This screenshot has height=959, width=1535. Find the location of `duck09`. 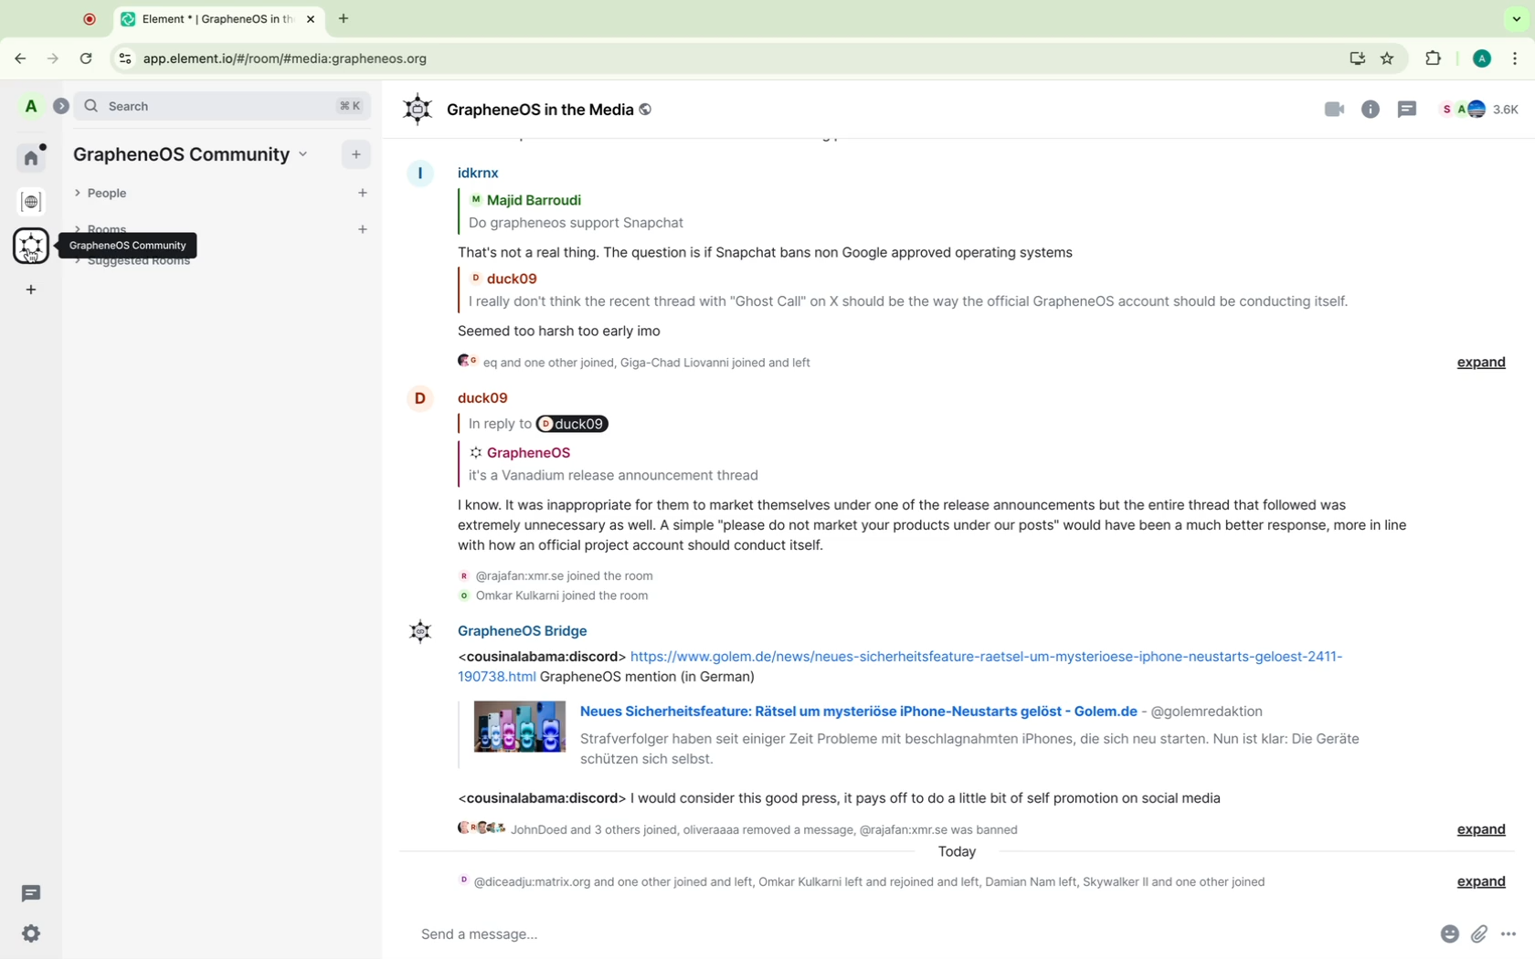

duck09 is located at coordinates (486, 396).